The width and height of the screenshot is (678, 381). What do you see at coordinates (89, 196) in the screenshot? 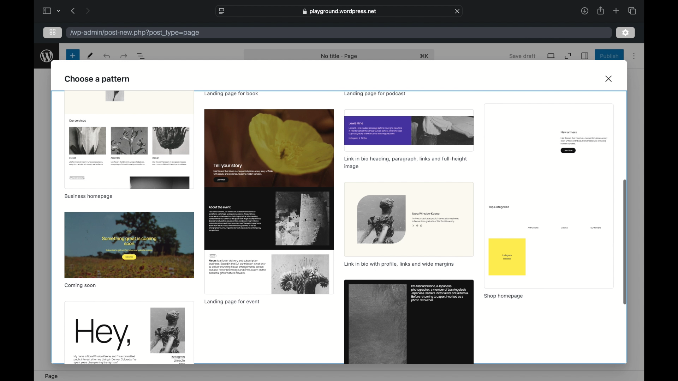
I see `business homepage` at bounding box center [89, 196].